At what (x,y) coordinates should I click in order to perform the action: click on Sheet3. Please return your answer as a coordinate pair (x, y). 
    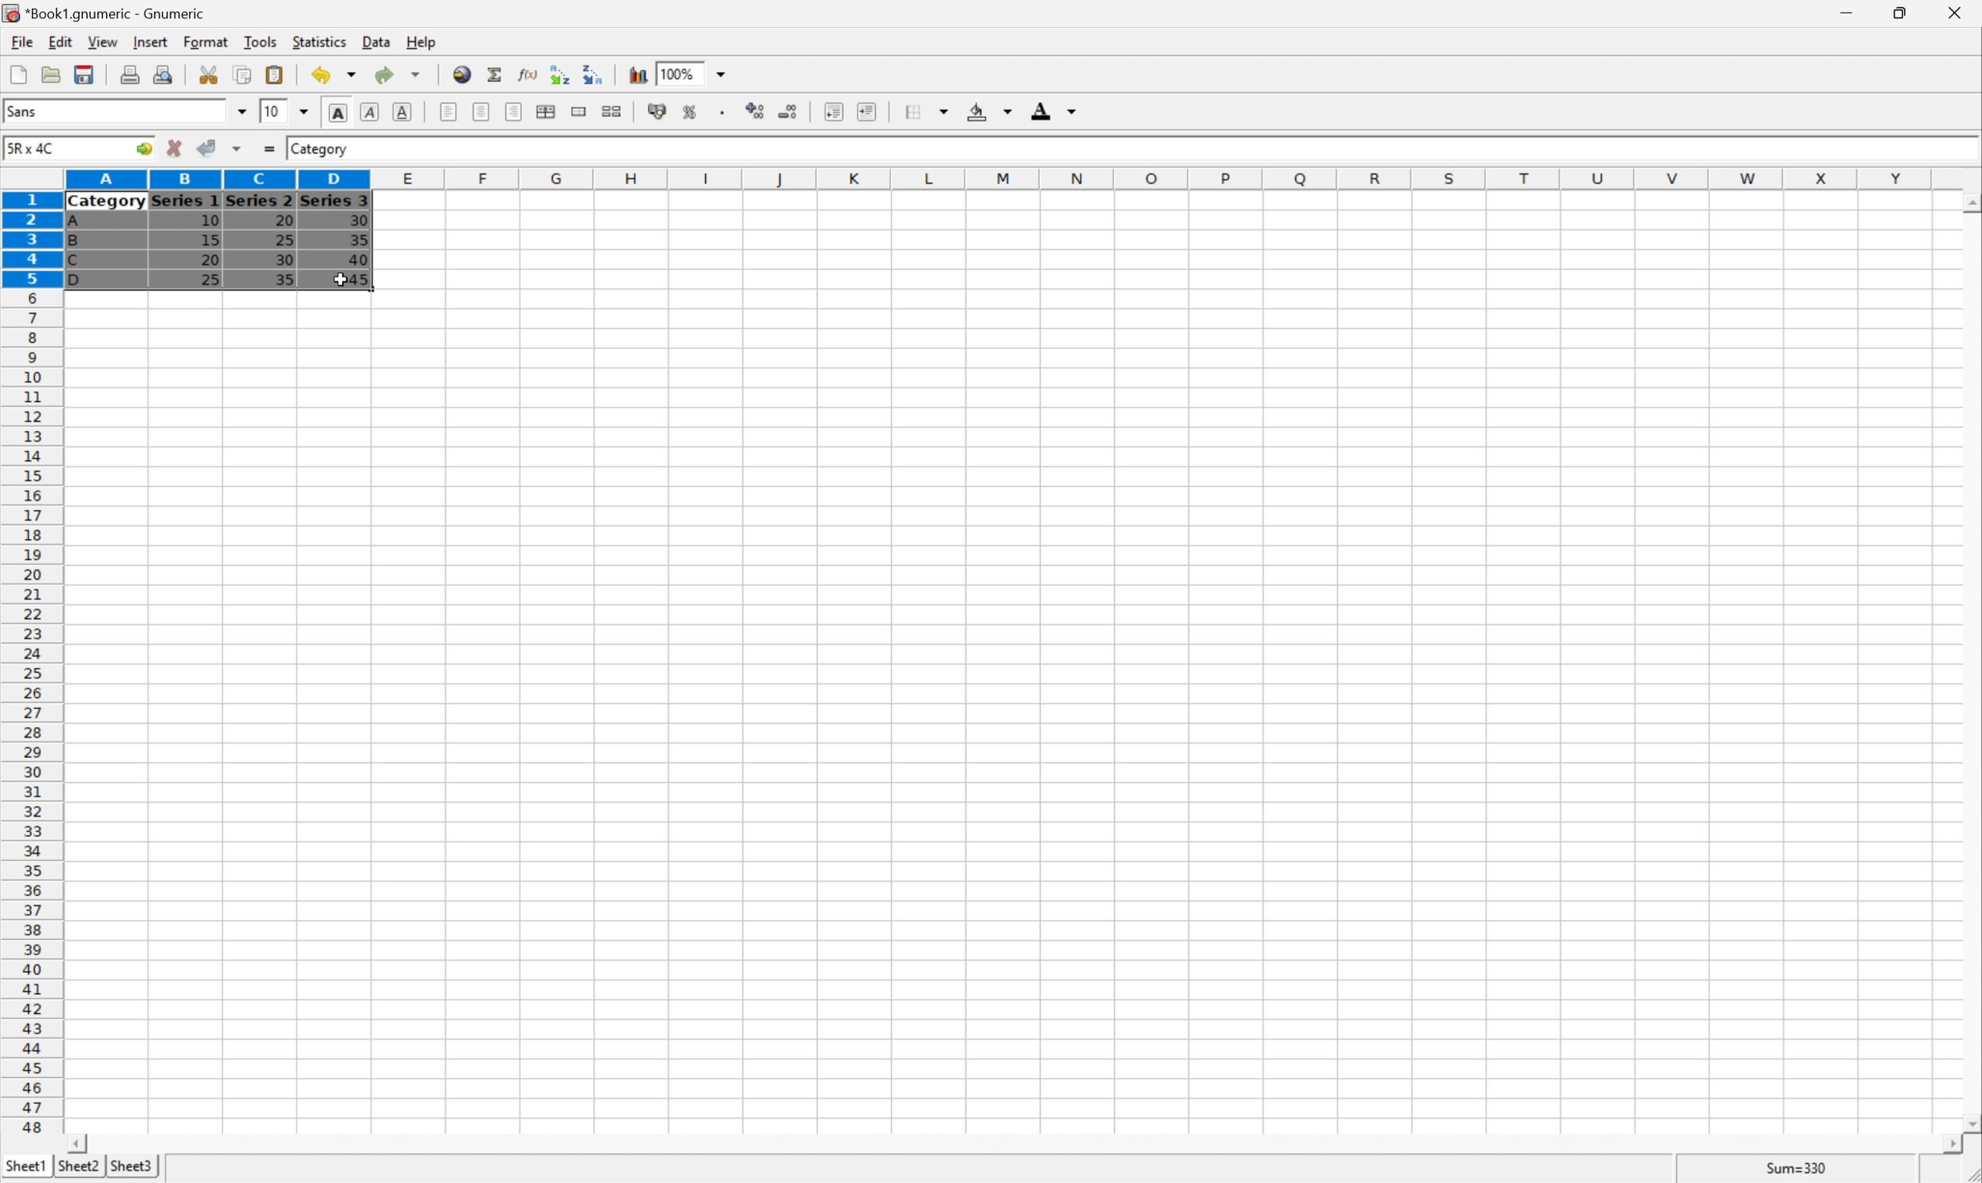
    Looking at the image, I should click on (133, 1166).